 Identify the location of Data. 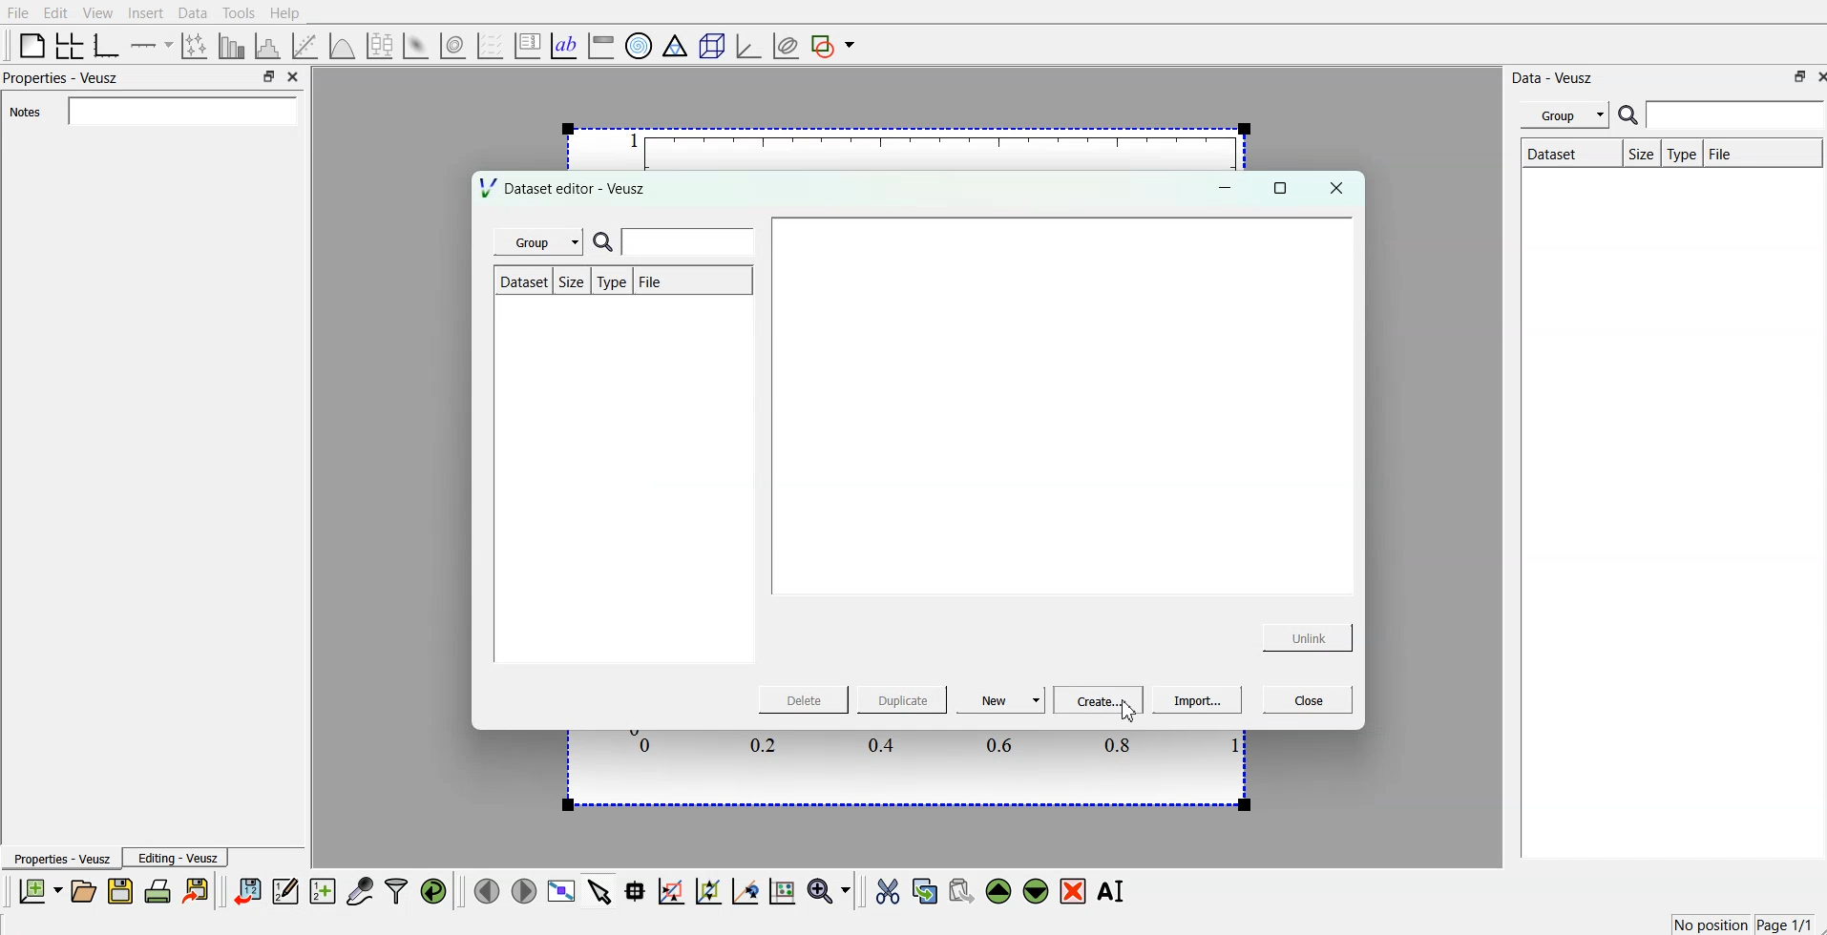
(194, 13).